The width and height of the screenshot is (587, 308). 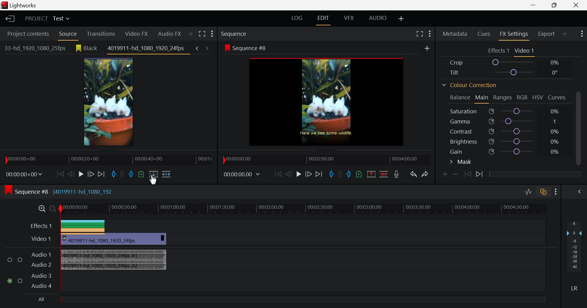 I want to click on Decibel Level, so click(x=574, y=256).